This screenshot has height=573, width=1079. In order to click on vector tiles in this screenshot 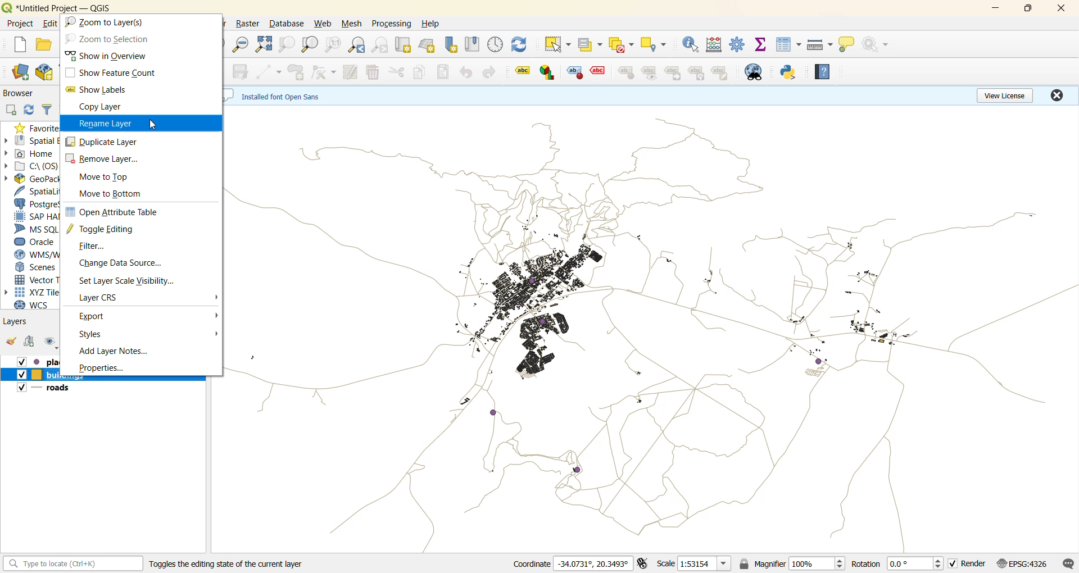, I will do `click(37, 279)`.